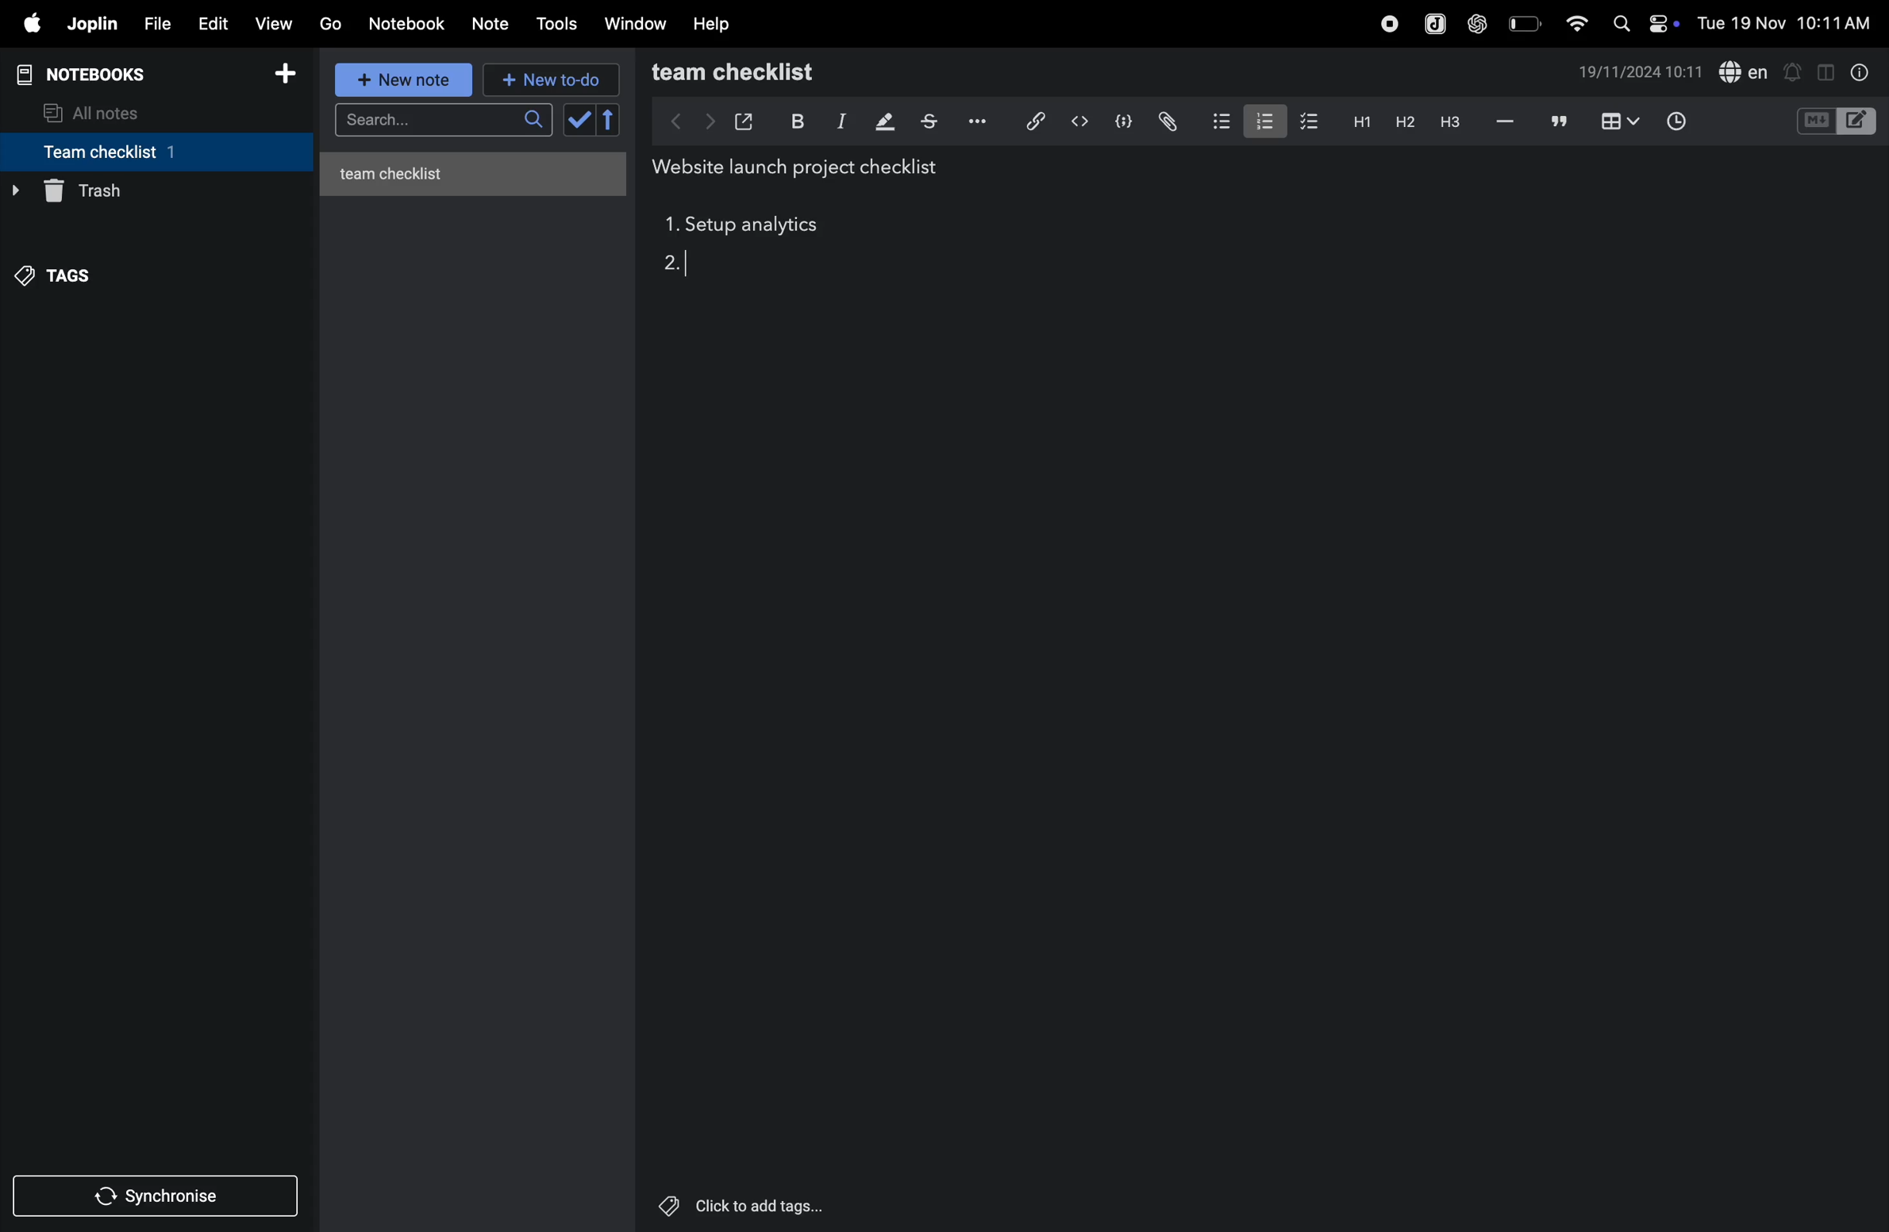 This screenshot has width=1889, height=1232. What do you see at coordinates (670, 227) in the screenshot?
I see `task 1` at bounding box center [670, 227].